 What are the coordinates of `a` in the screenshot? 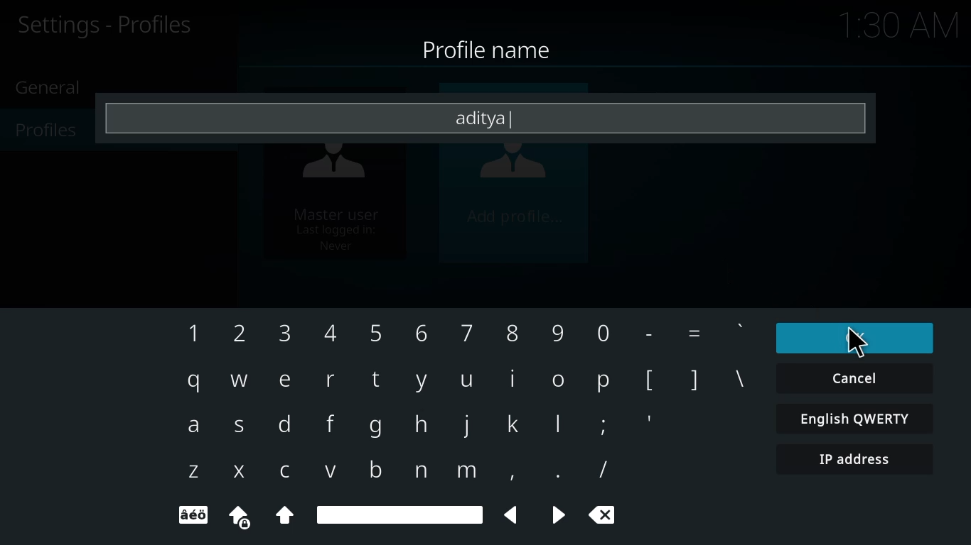 It's located at (191, 429).